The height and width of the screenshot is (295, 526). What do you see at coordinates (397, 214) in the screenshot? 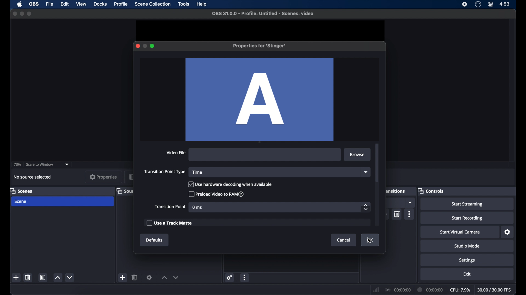
I see `delete` at bounding box center [397, 214].